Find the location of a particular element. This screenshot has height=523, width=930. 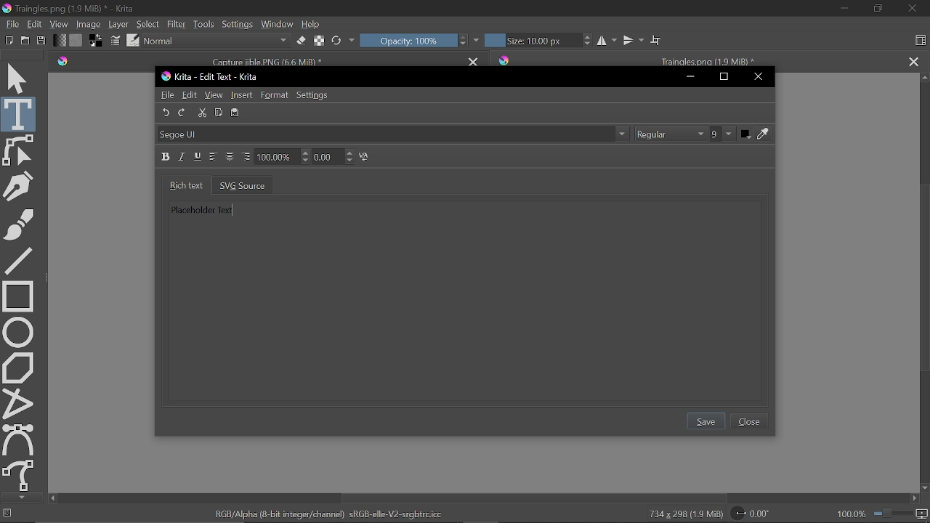

No selection is located at coordinates (8, 515).